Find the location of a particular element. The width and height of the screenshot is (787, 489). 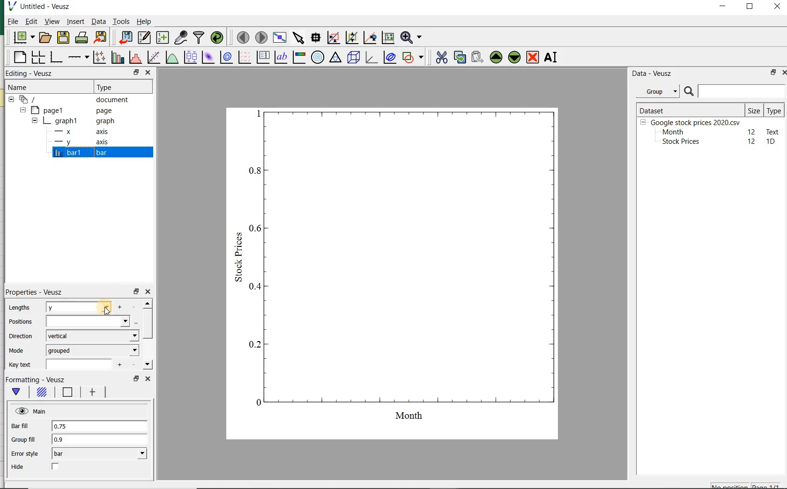

Edit is located at coordinates (30, 21).